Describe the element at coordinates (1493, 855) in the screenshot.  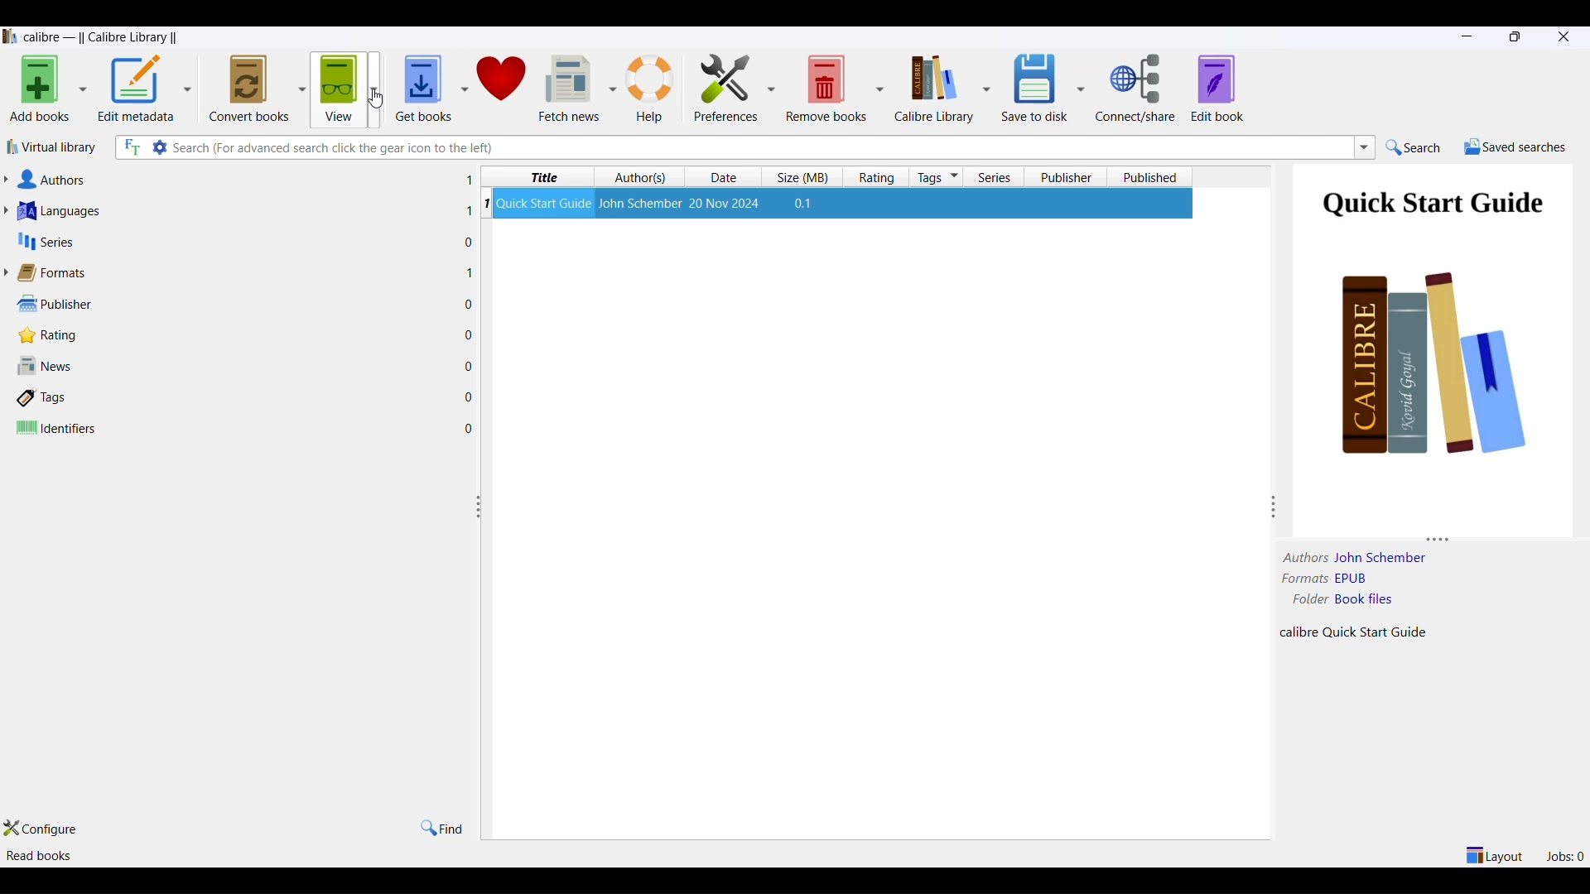
I see `layout` at that location.